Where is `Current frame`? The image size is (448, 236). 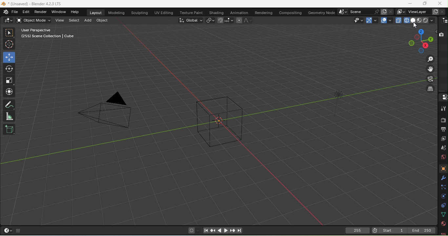
Current frame is located at coordinates (357, 231).